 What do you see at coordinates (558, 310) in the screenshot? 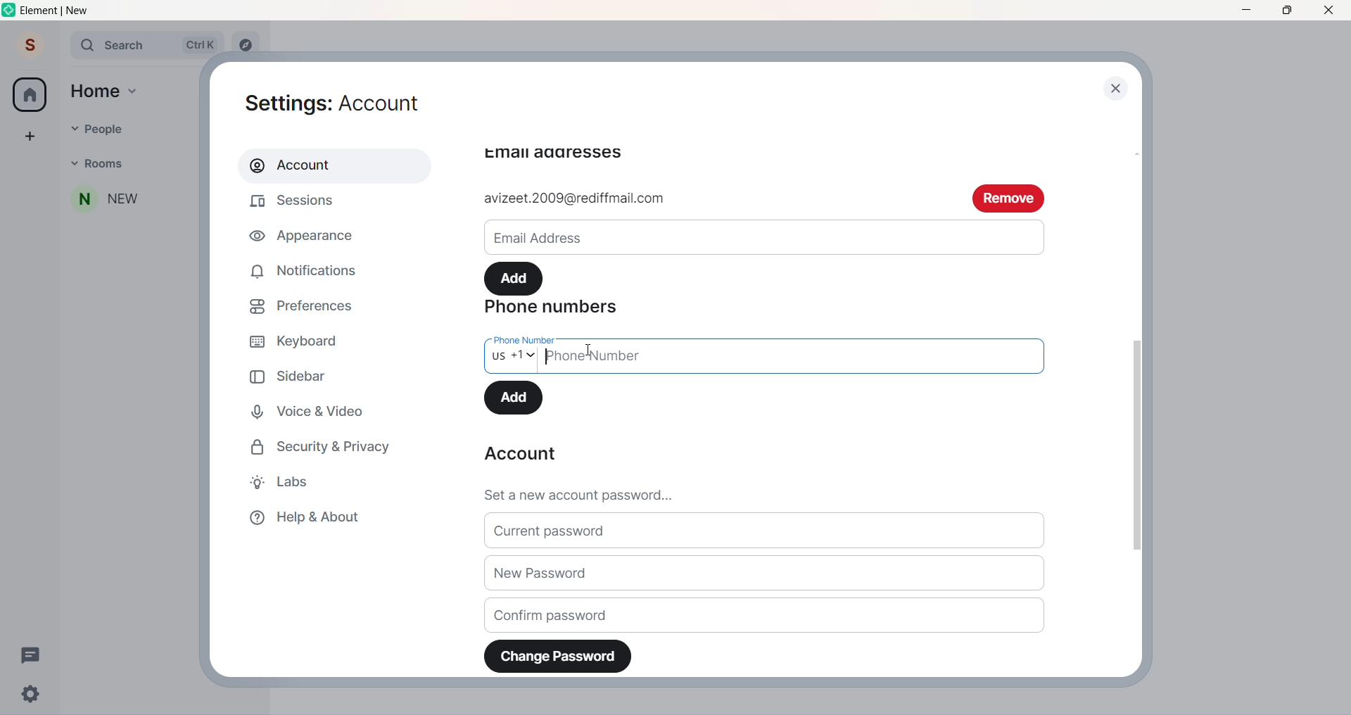
I see `Phone Numbers` at bounding box center [558, 310].